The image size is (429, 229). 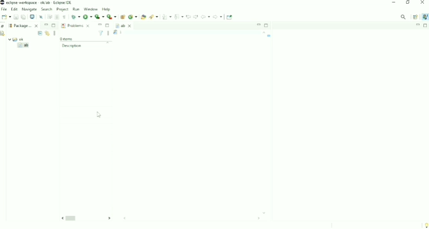 What do you see at coordinates (189, 16) in the screenshot?
I see `Previous Edit Location` at bounding box center [189, 16].